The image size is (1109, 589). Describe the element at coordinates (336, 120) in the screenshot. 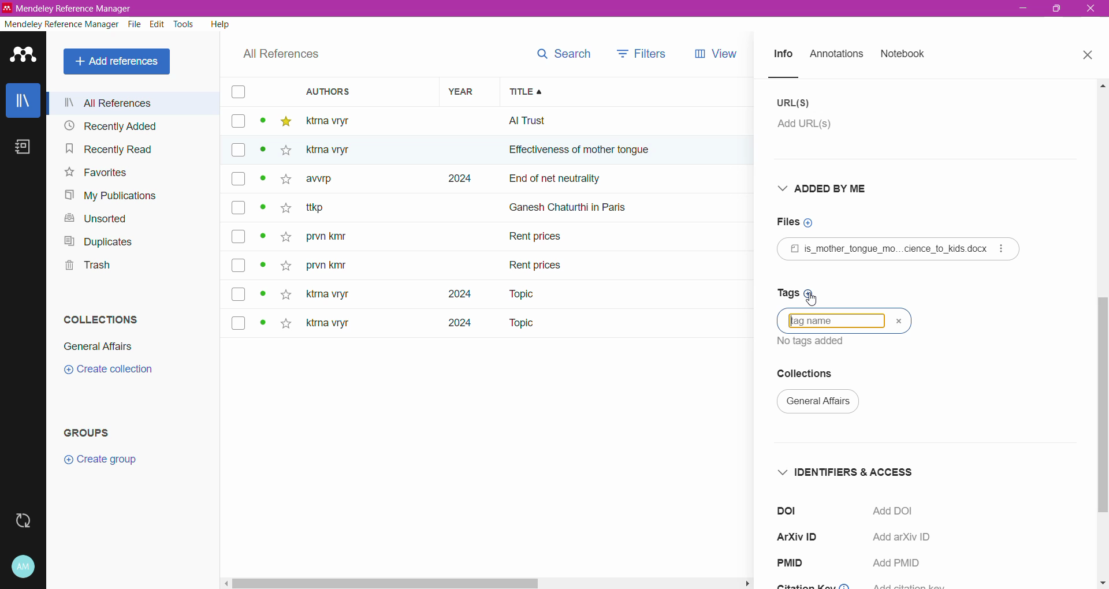

I see `ktma vtyr` at that location.